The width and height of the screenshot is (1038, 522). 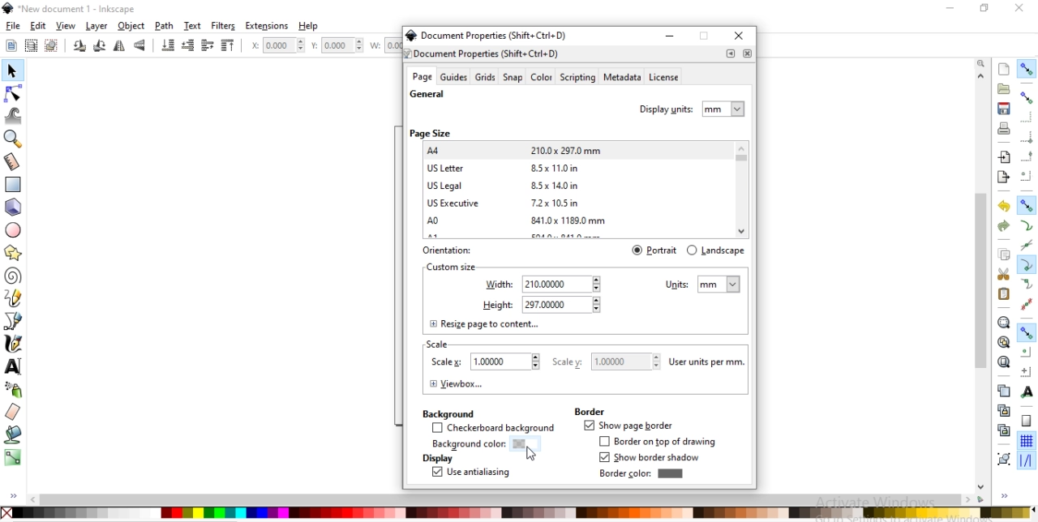 I want to click on create and edit gradients, so click(x=13, y=457).